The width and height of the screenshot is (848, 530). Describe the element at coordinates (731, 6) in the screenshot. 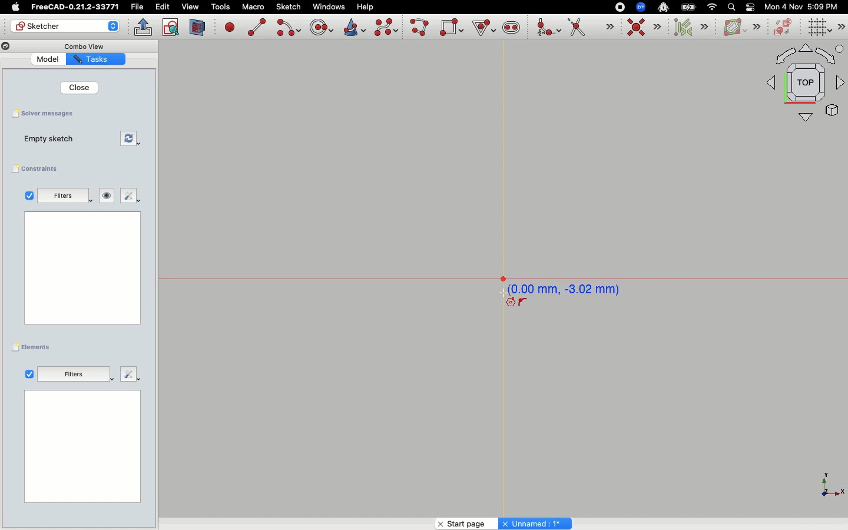

I see `Search` at that location.